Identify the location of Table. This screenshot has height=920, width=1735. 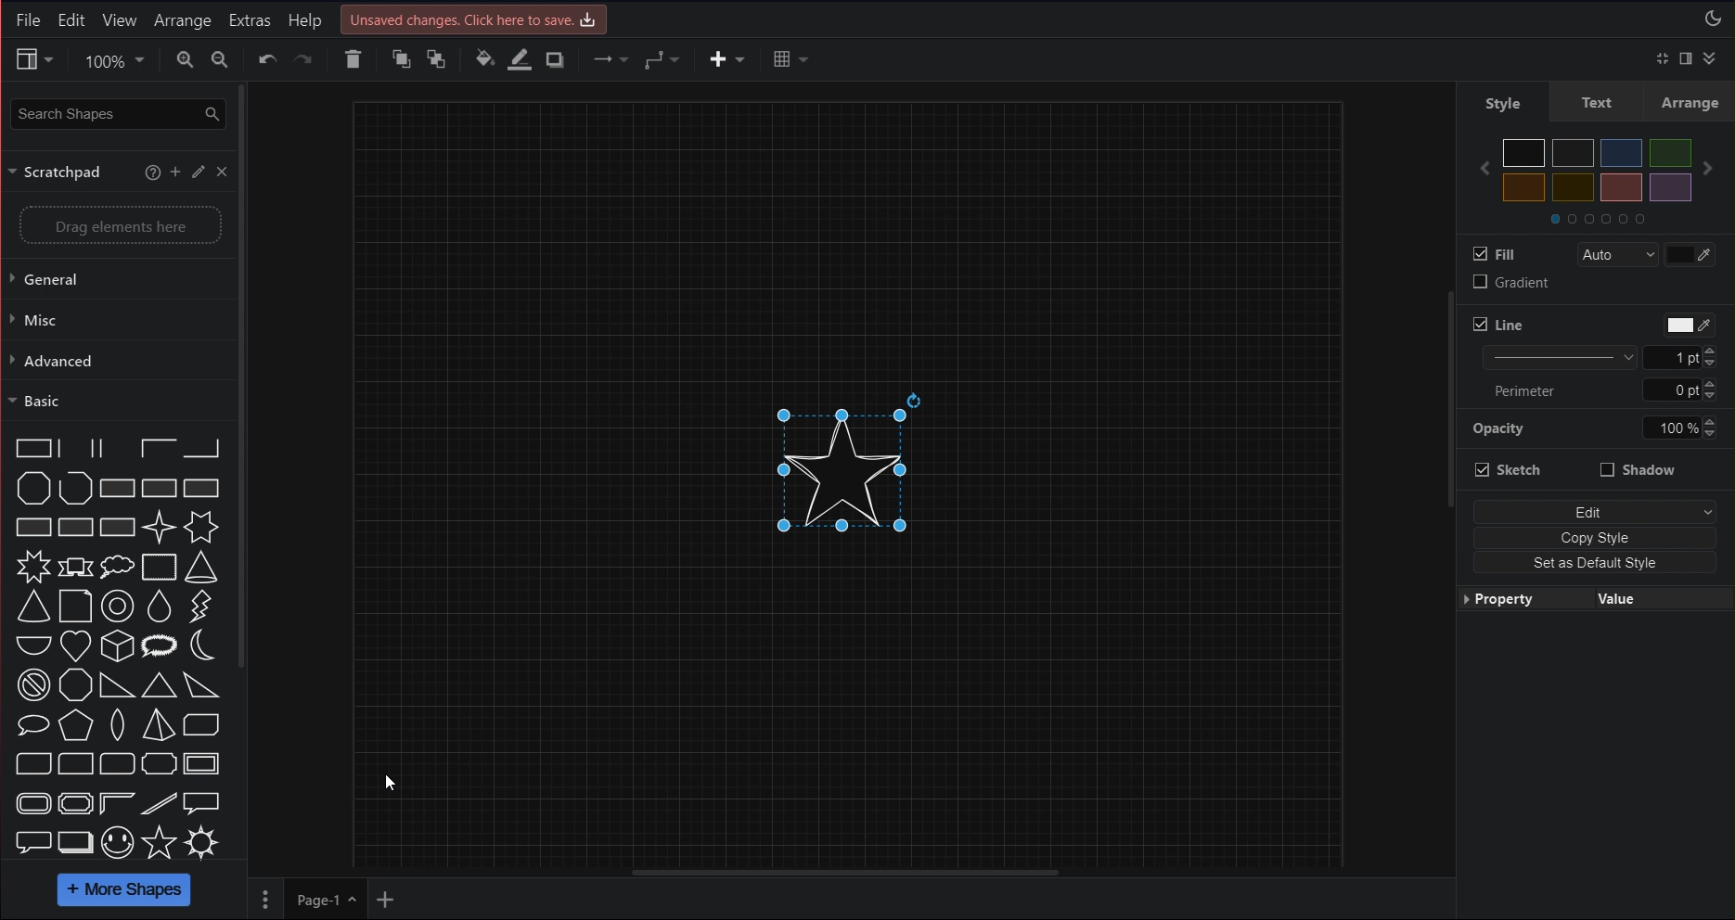
(791, 59).